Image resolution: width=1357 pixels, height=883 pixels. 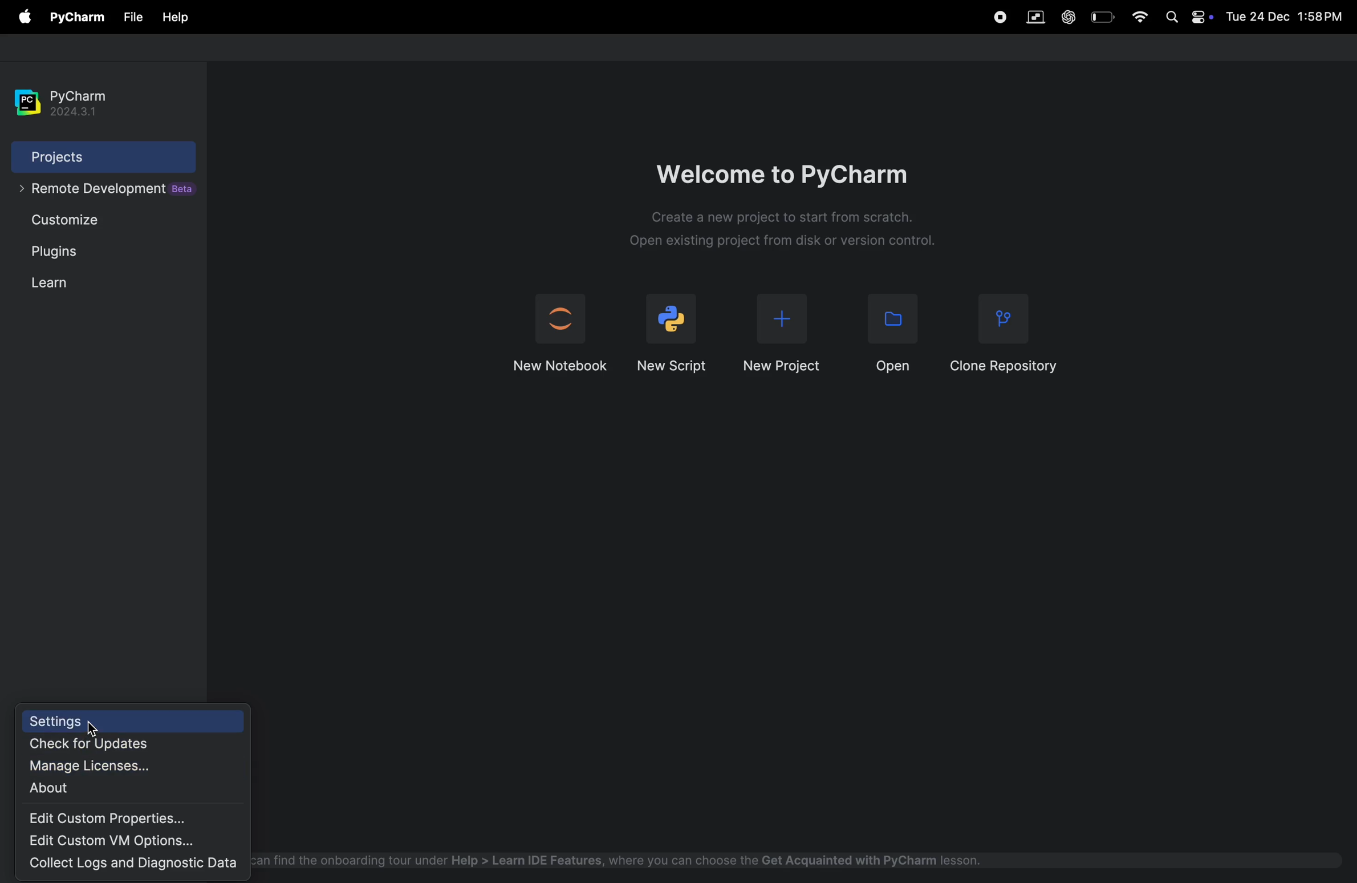 What do you see at coordinates (137, 721) in the screenshot?
I see `settings` at bounding box center [137, 721].